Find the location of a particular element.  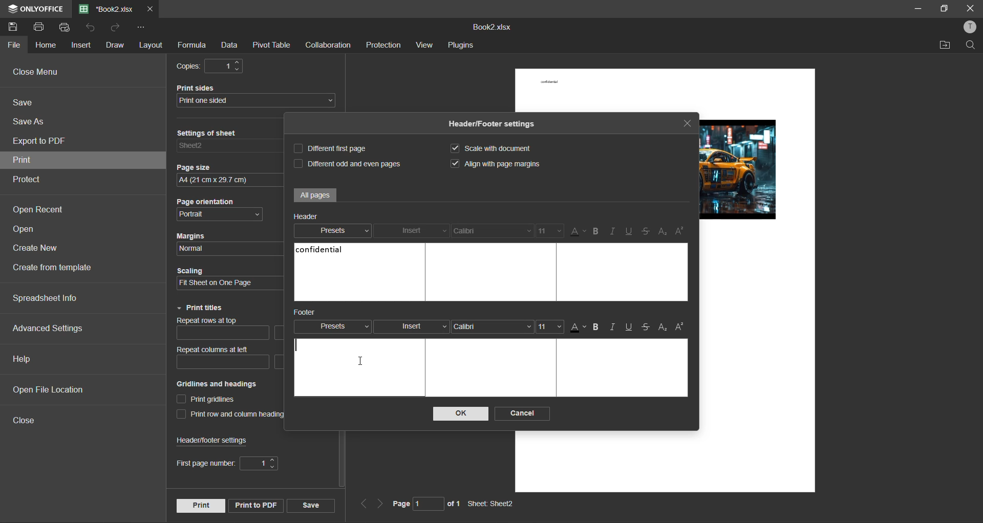

formula is located at coordinates (193, 45).